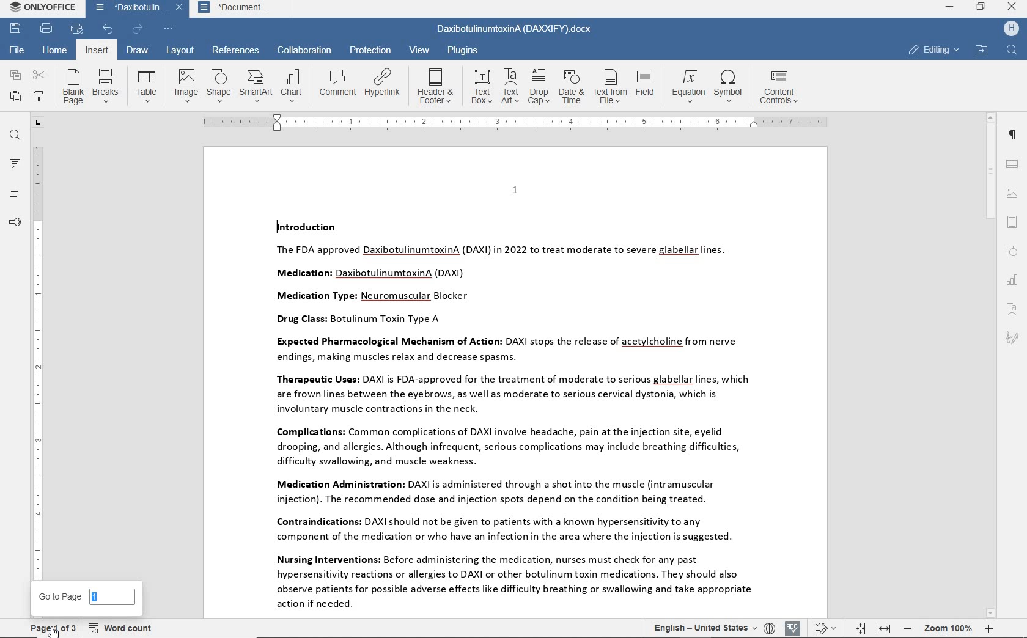 This screenshot has height=638, width=1027. I want to click on chart, so click(292, 85).